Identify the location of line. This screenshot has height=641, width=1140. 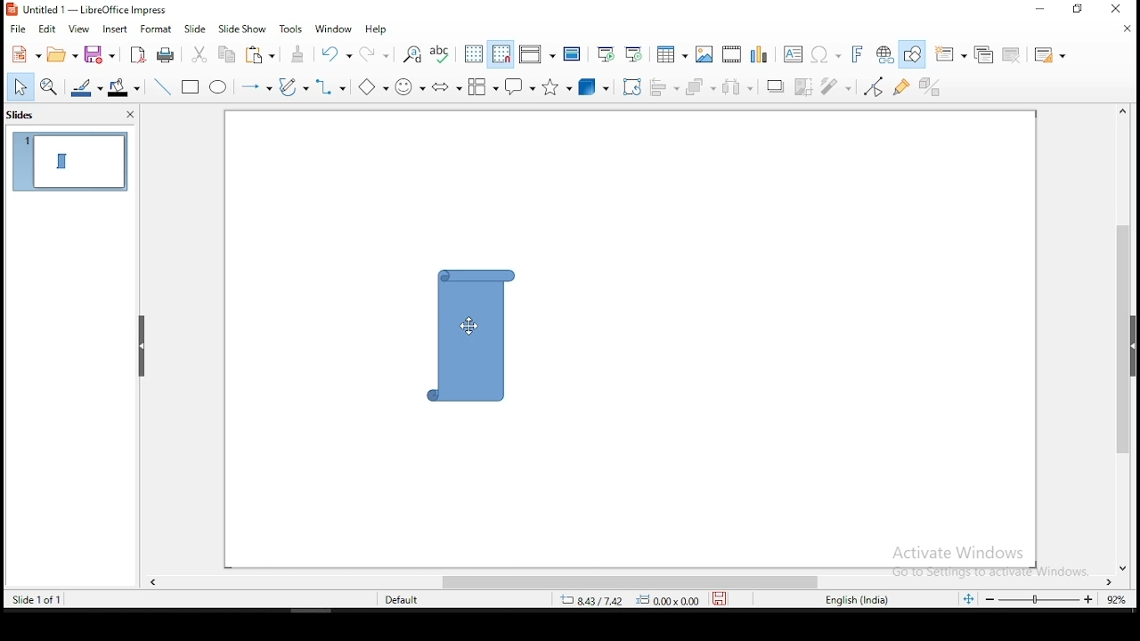
(161, 87).